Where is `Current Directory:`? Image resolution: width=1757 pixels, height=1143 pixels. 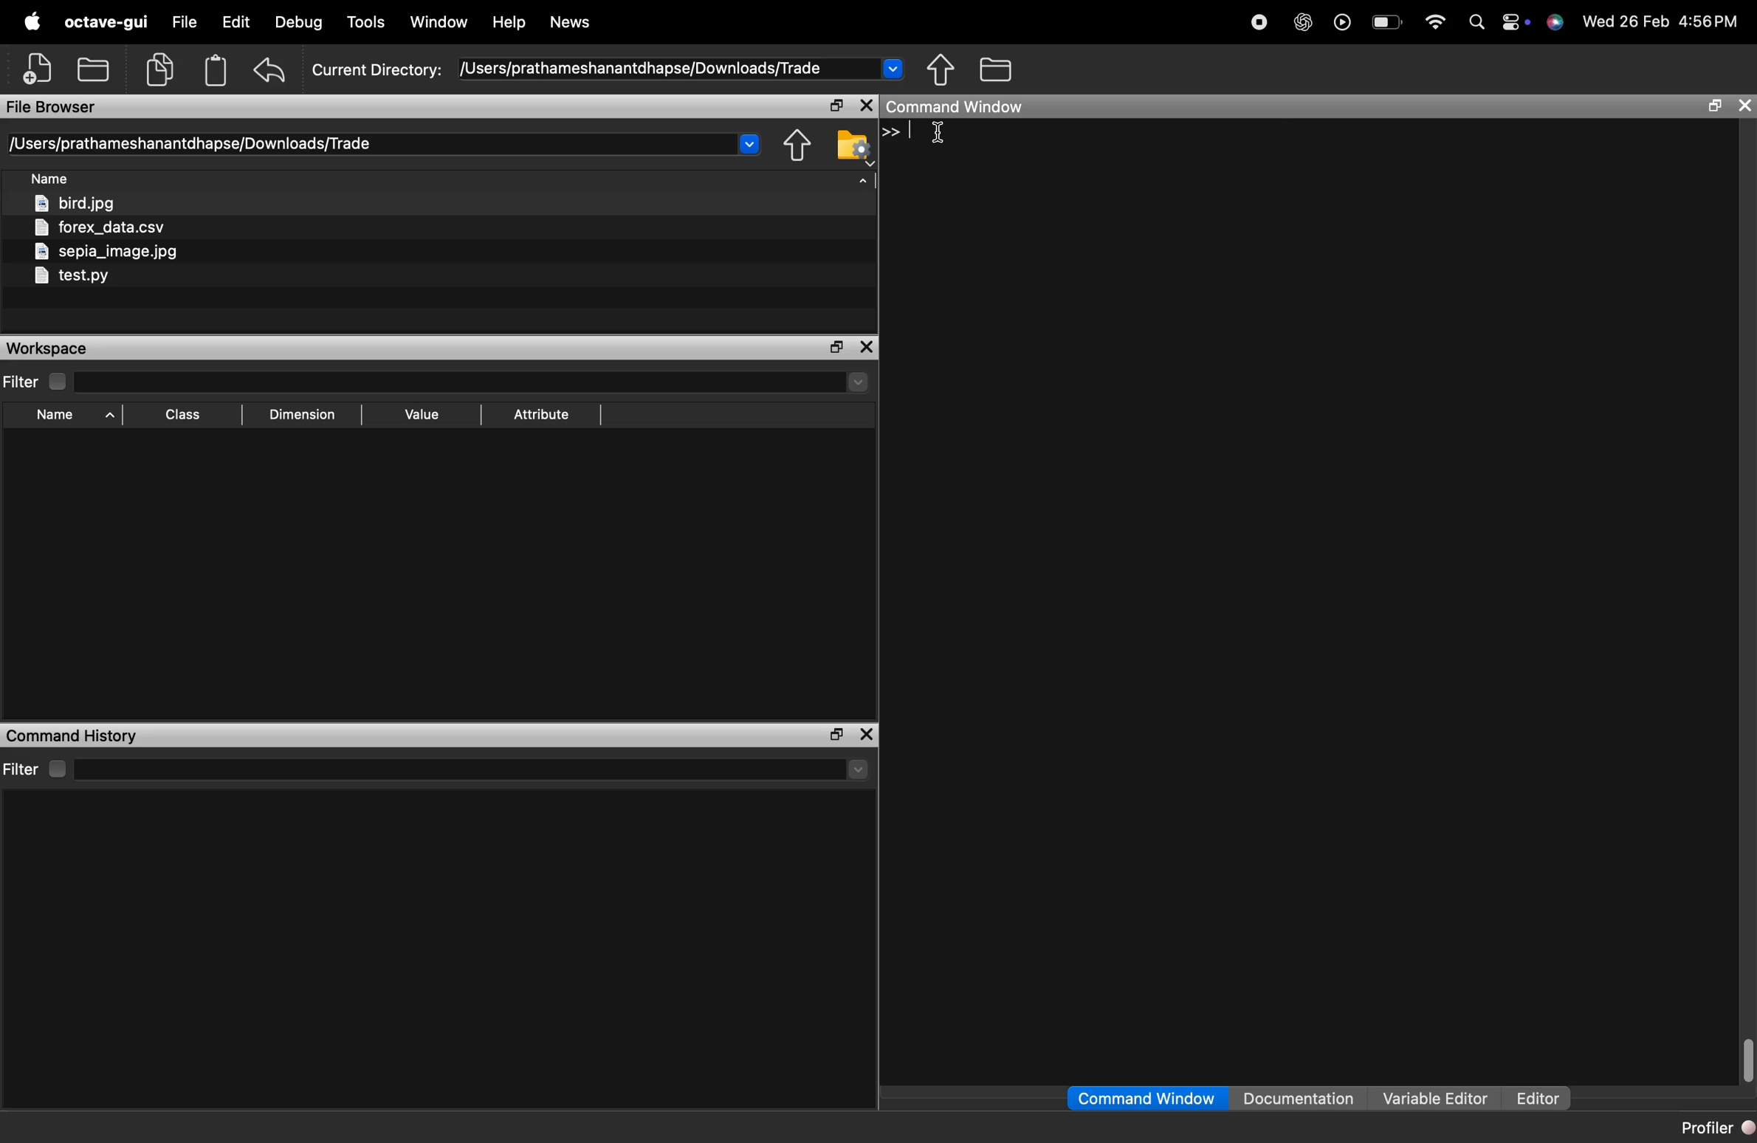
Current Directory: is located at coordinates (377, 70).